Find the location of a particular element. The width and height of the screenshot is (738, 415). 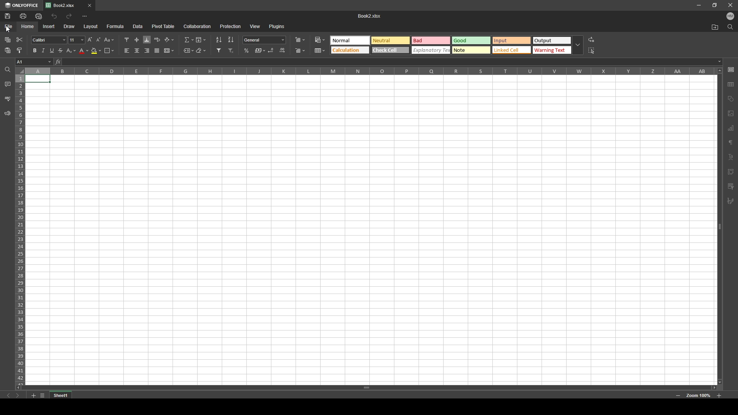

transform is located at coordinates (731, 171).